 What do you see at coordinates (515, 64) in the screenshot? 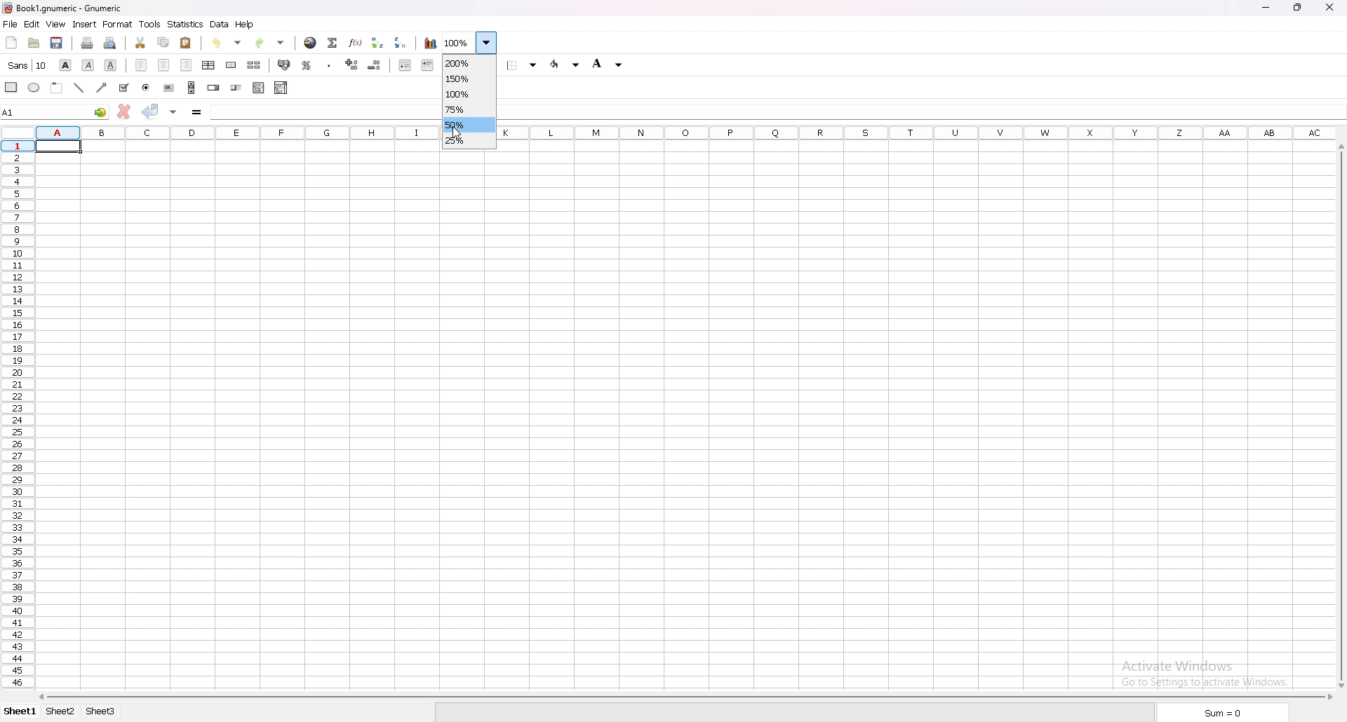
I see `border` at bounding box center [515, 64].